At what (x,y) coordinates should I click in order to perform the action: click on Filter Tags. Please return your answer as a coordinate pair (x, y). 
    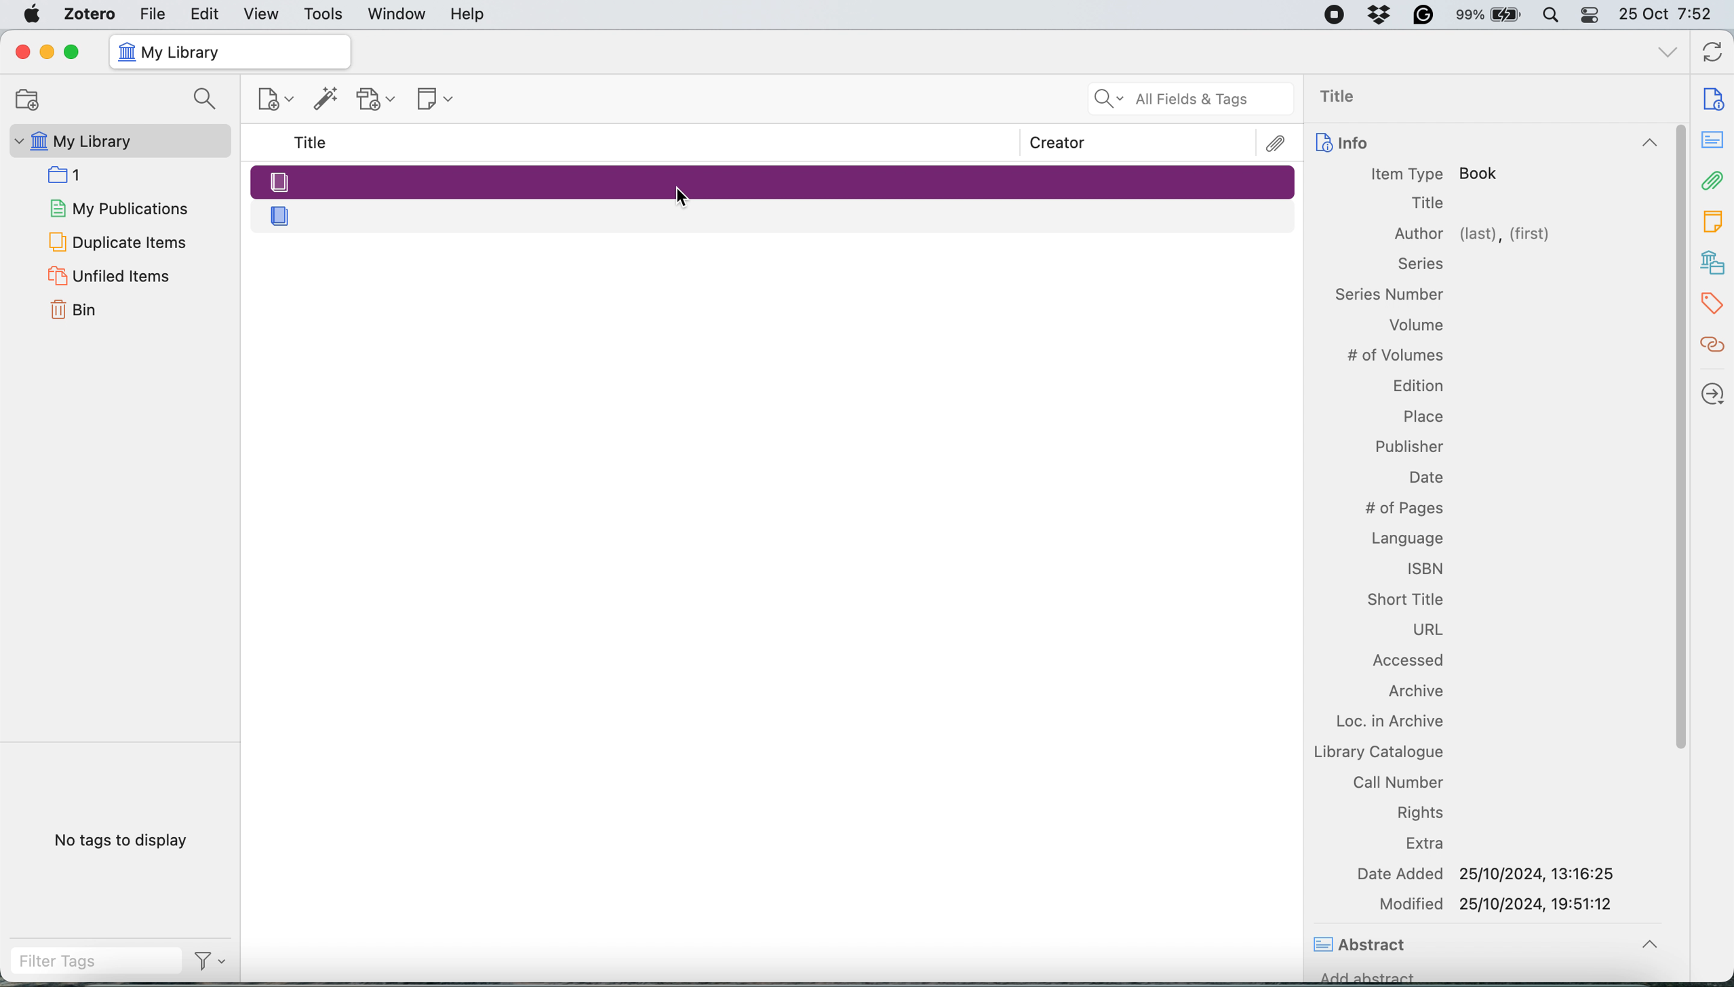
    Looking at the image, I should click on (96, 961).